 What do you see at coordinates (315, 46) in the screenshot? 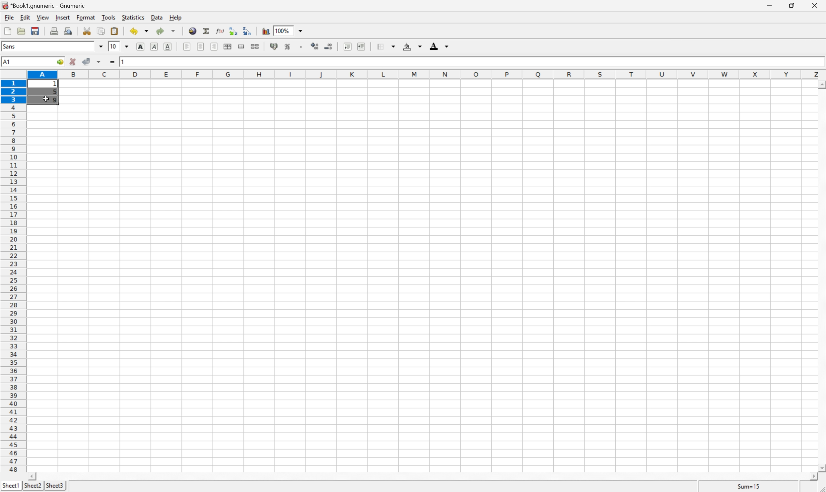
I see `increase number of decimals` at bounding box center [315, 46].